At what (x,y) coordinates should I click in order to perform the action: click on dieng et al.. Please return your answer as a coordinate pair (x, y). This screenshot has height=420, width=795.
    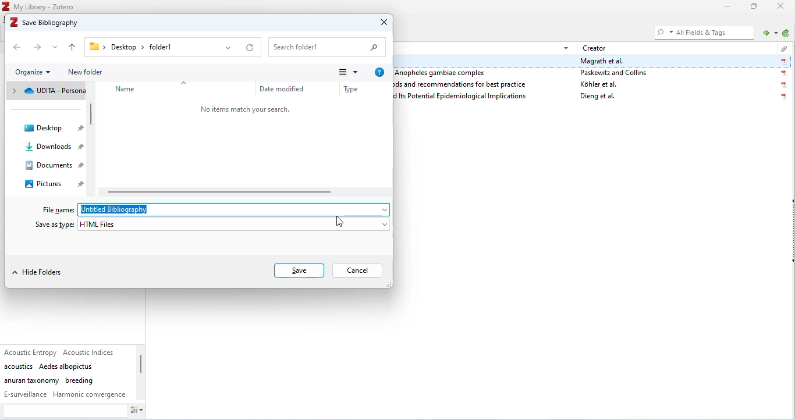
    Looking at the image, I should click on (598, 97).